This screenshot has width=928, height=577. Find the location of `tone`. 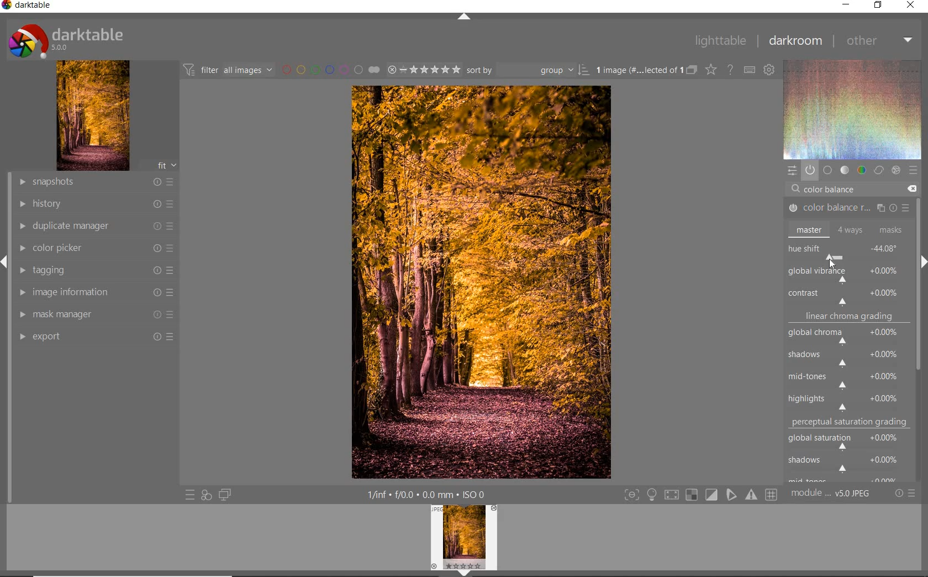

tone is located at coordinates (844, 171).